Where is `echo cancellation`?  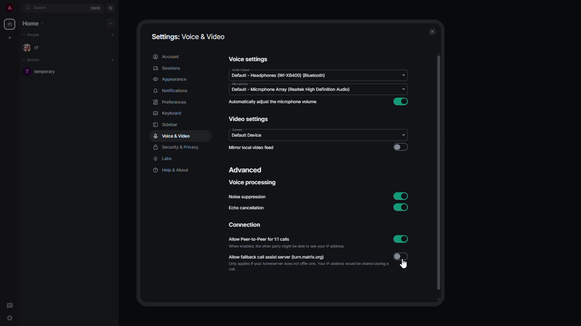
echo cancellation is located at coordinates (248, 209).